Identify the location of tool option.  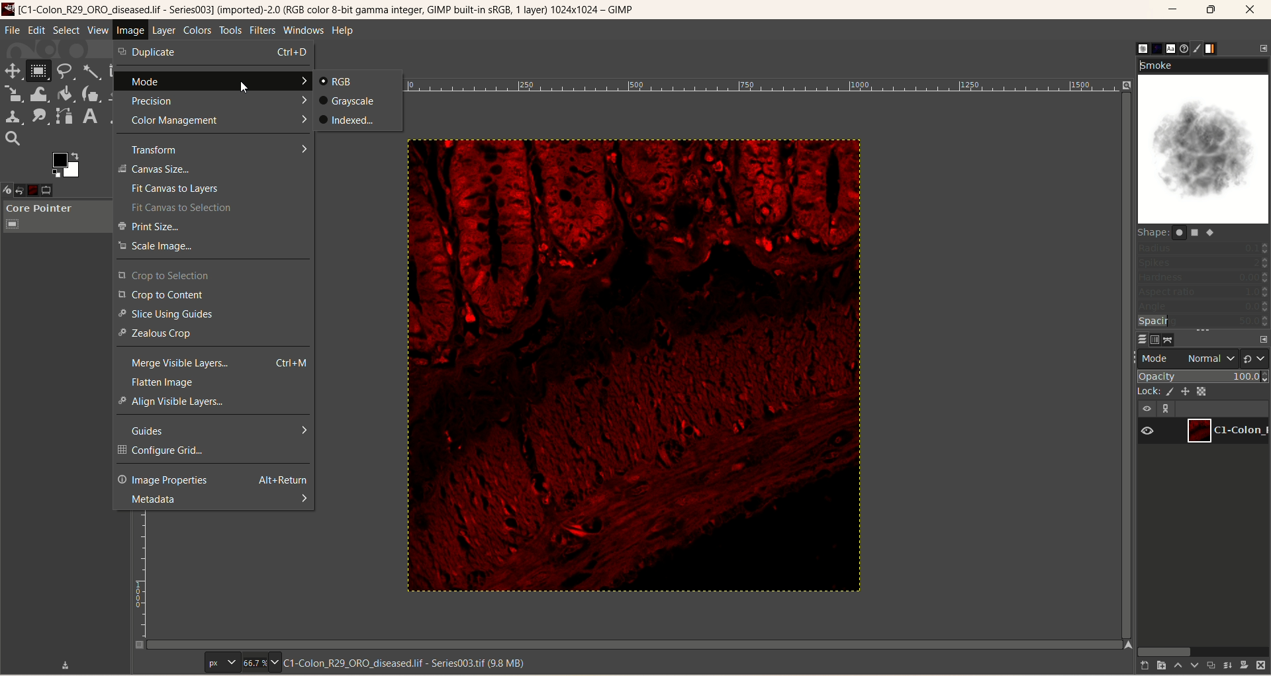
(48, 190).